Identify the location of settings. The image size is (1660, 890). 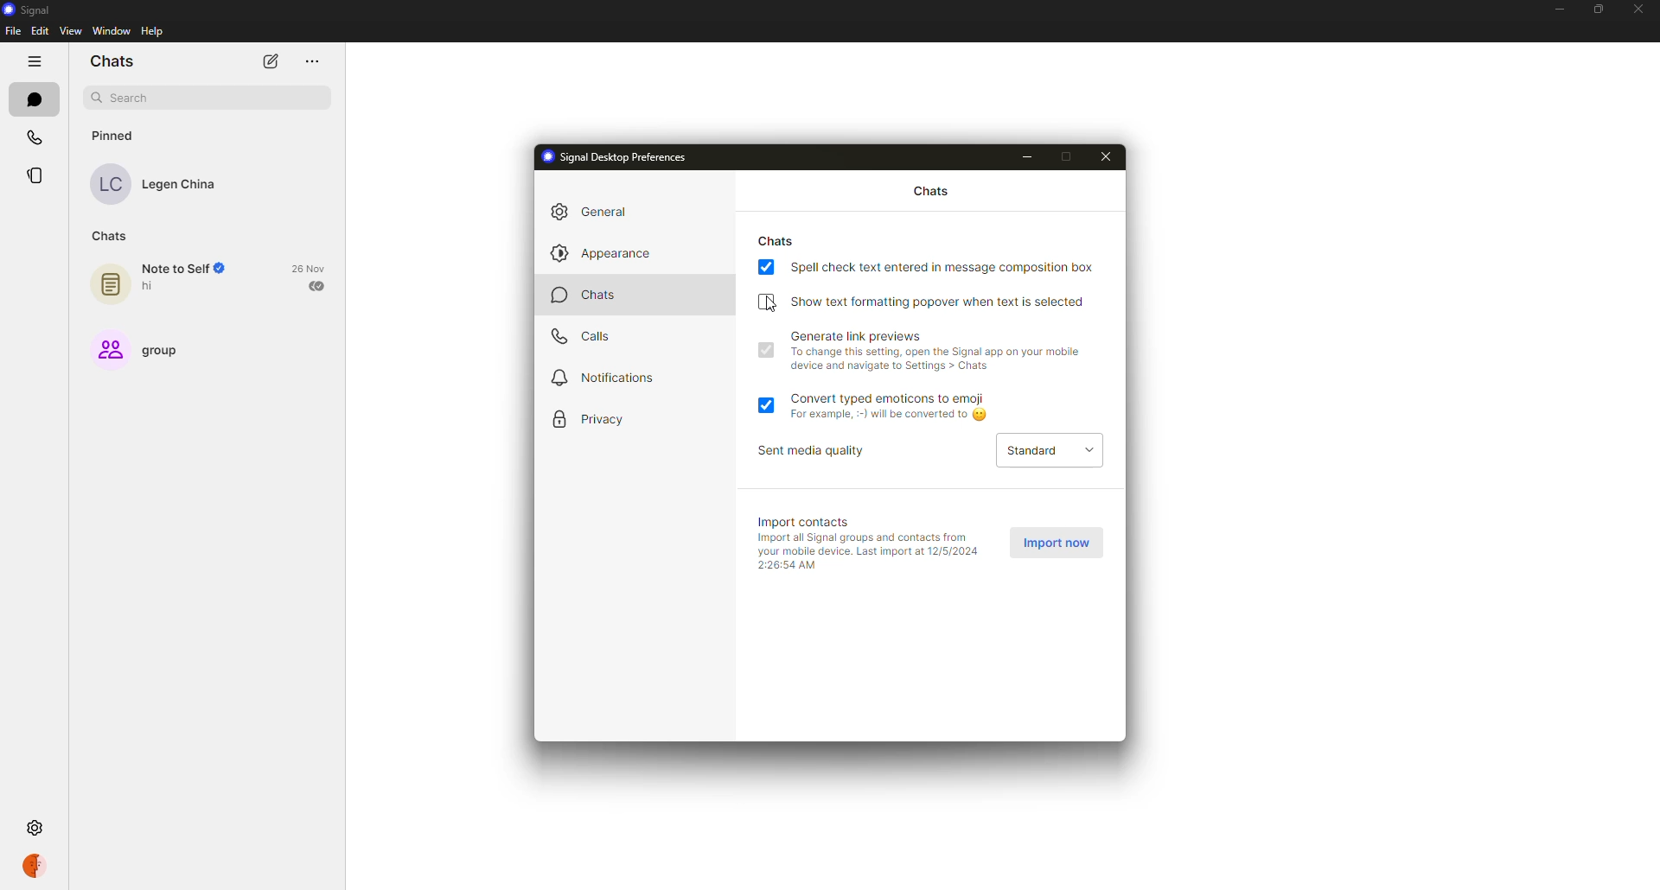
(37, 830).